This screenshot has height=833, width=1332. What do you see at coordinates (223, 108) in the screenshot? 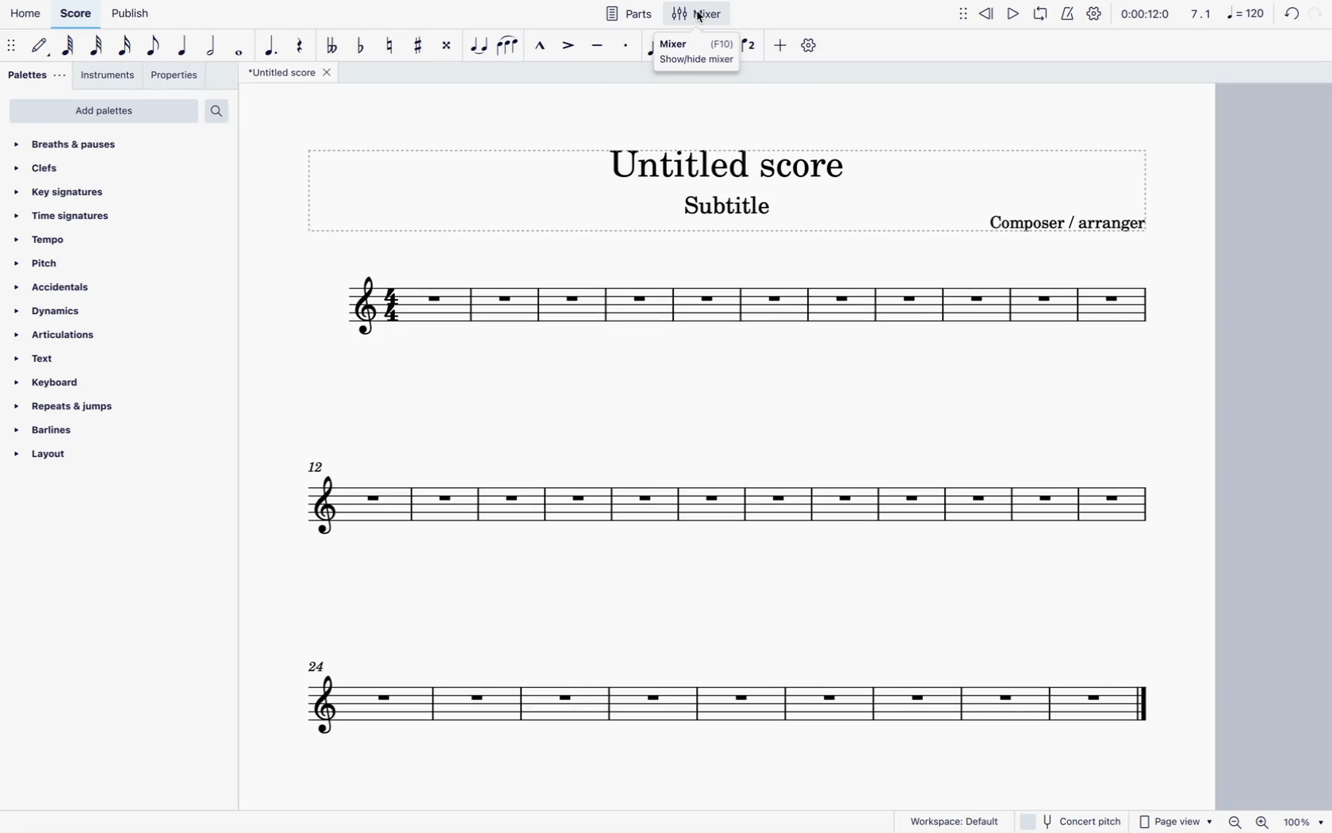
I see `search` at bounding box center [223, 108].